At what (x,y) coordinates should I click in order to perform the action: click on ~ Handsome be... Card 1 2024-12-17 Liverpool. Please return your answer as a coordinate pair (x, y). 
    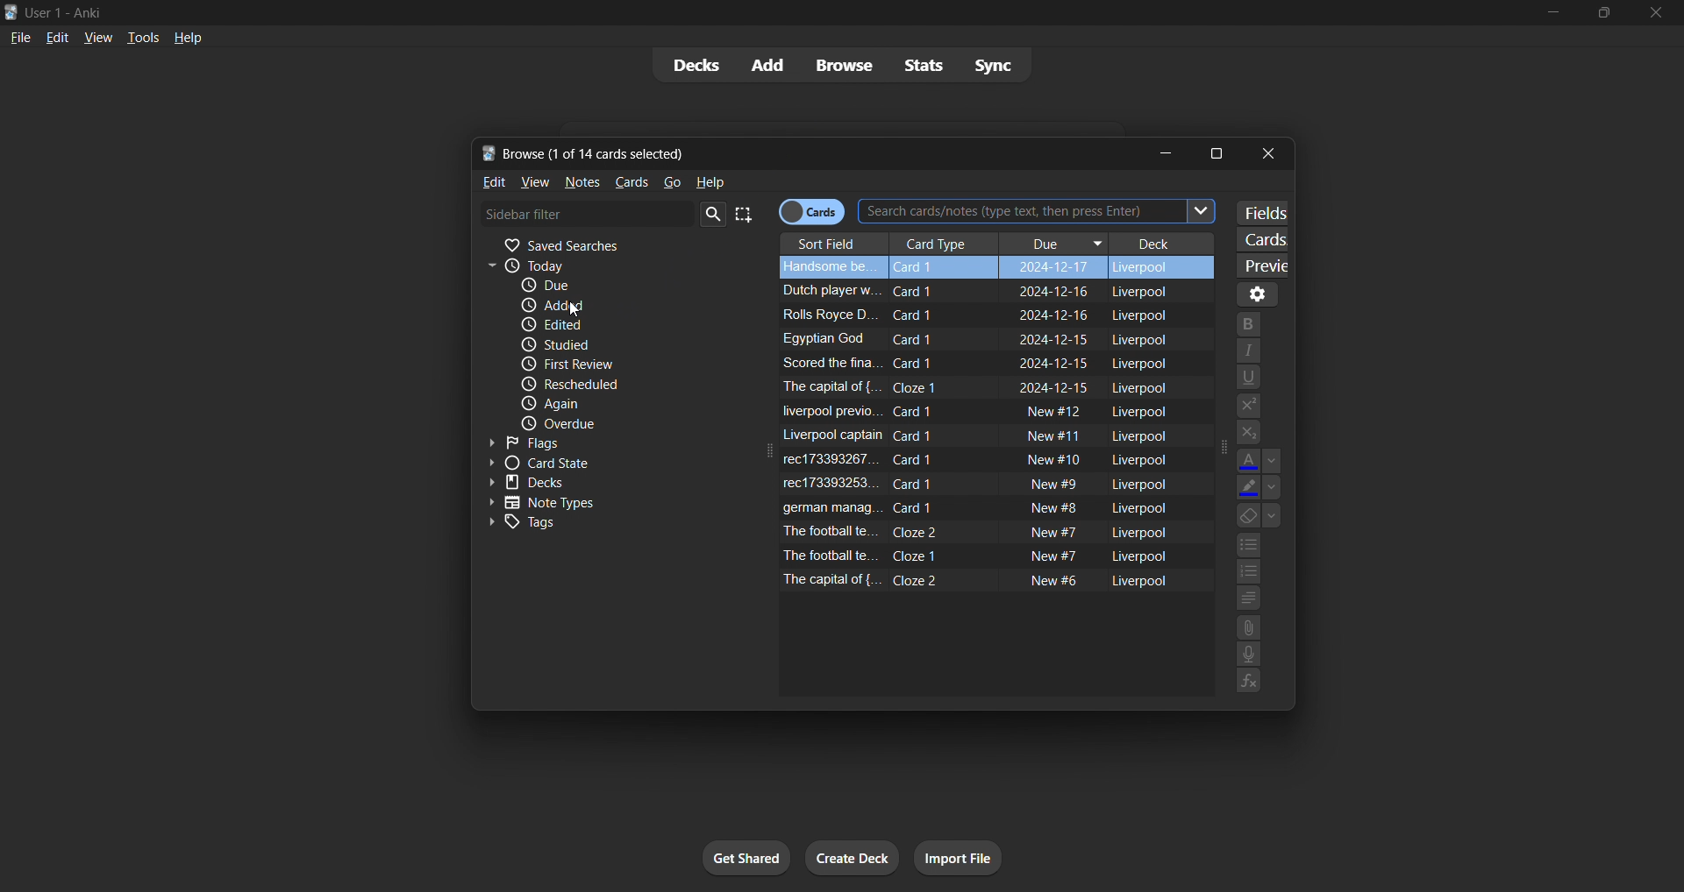
    Looking at the image, I should click on (991, 265).